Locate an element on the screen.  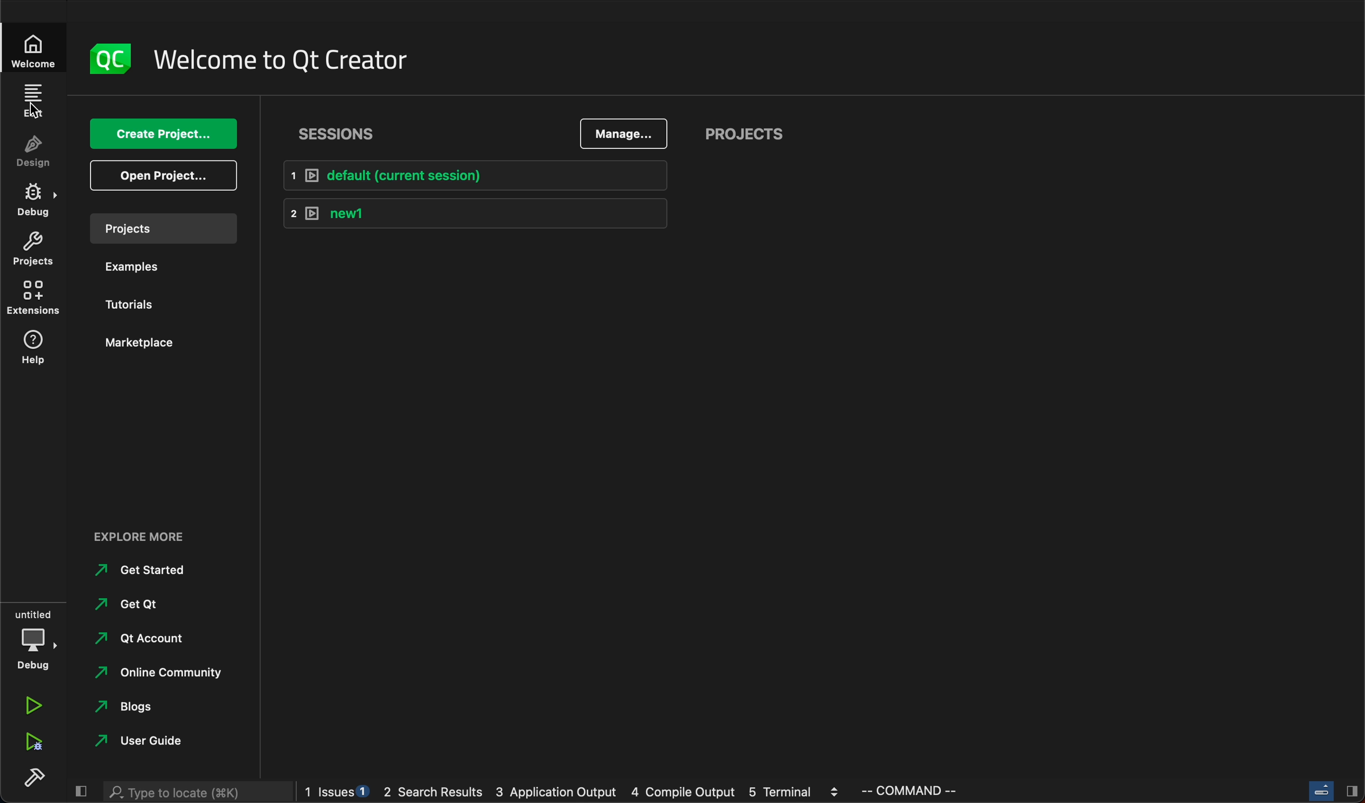
sessions is located at coordinates (333, 129).